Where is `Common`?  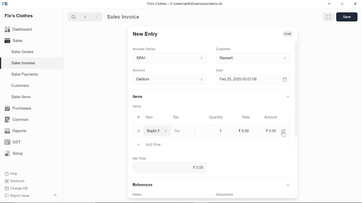
Common is located at coordinates (18, 120).